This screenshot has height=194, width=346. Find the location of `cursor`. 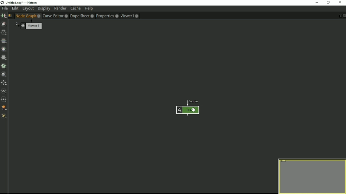

cursor is located at coordinates (194, 109).